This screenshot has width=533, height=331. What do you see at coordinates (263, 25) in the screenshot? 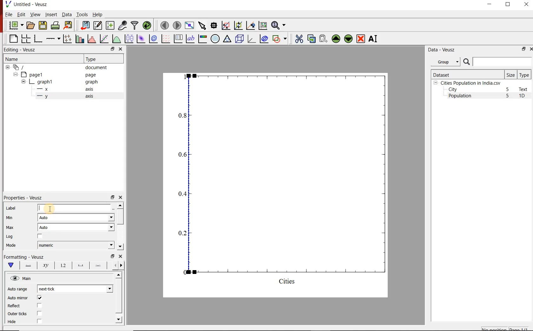
I see `click to reset graph axes` at bounding box center [263, 25].